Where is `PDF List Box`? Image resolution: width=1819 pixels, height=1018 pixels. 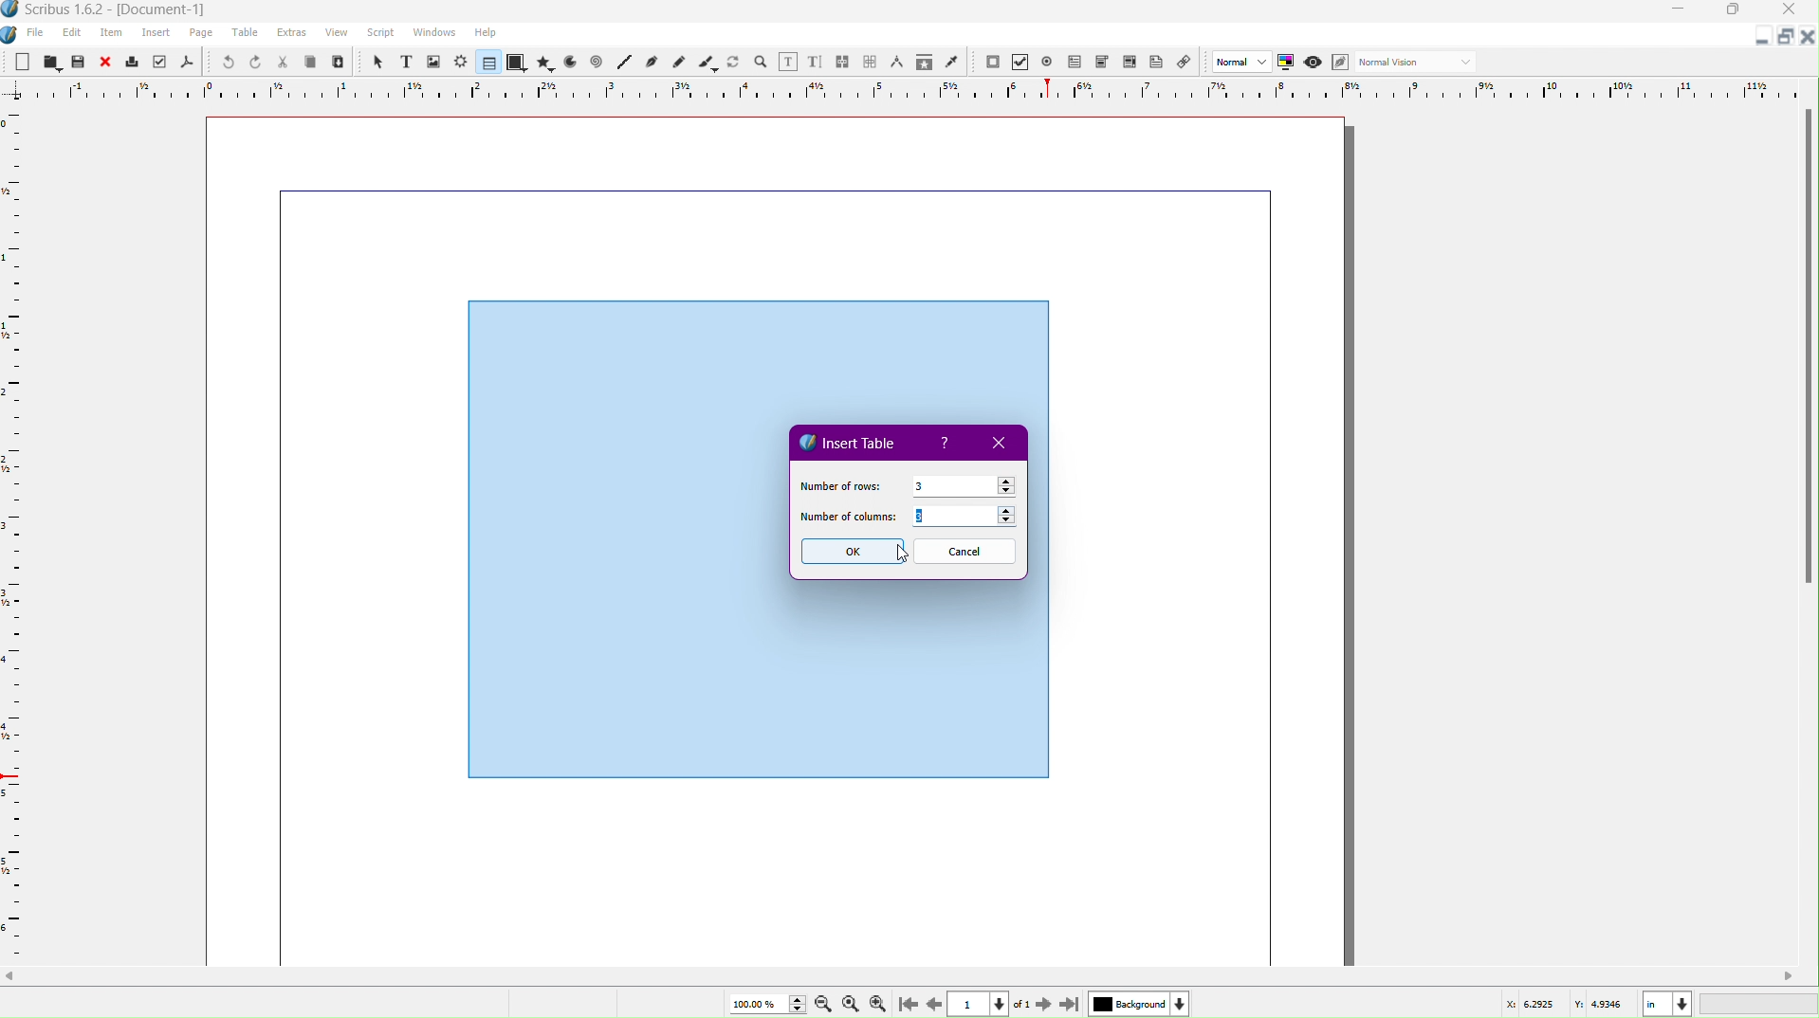 PDF List Box is located at coordinates (1129, 64).